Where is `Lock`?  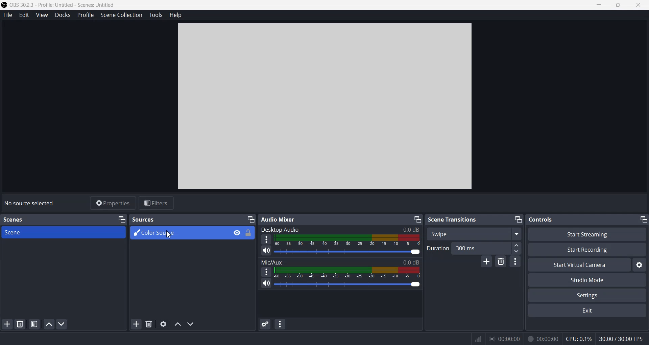 Lock is located at coordinates (248, 233).